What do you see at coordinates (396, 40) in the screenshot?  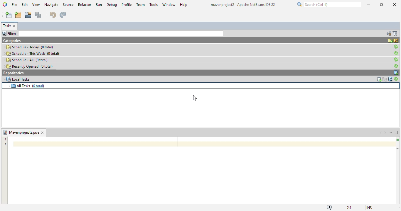 I see `remove all finished tasks from categories` at bounding box center [396, 40].